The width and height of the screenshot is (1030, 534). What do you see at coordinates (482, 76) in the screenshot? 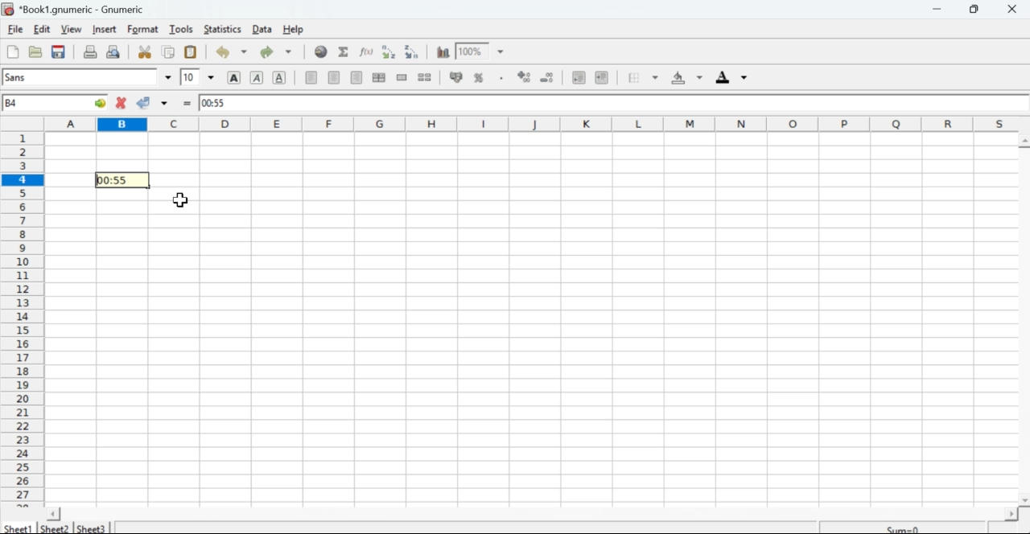
I see `Percentage` at bounding box center [482, 76].